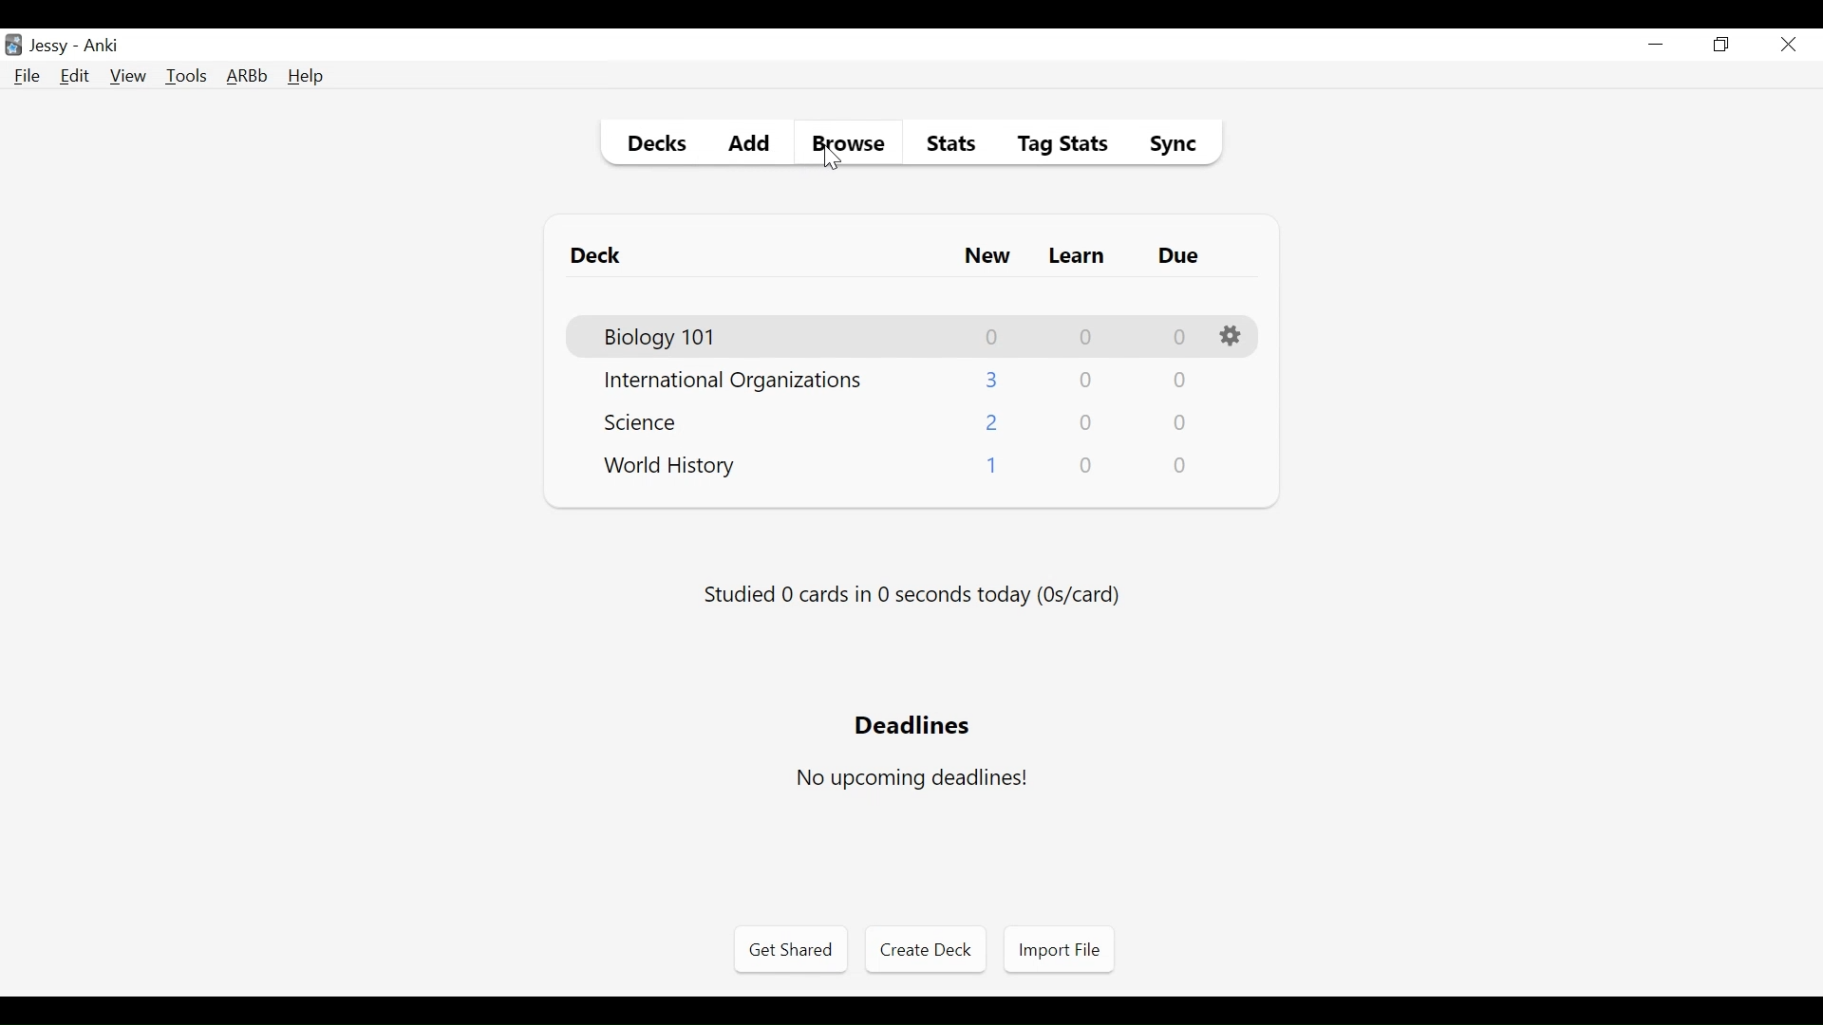 This screenshot has height=1025, width=1823. Describe the element at coordinates (1788, 45) in the screenshot. I see `Close` at that location.